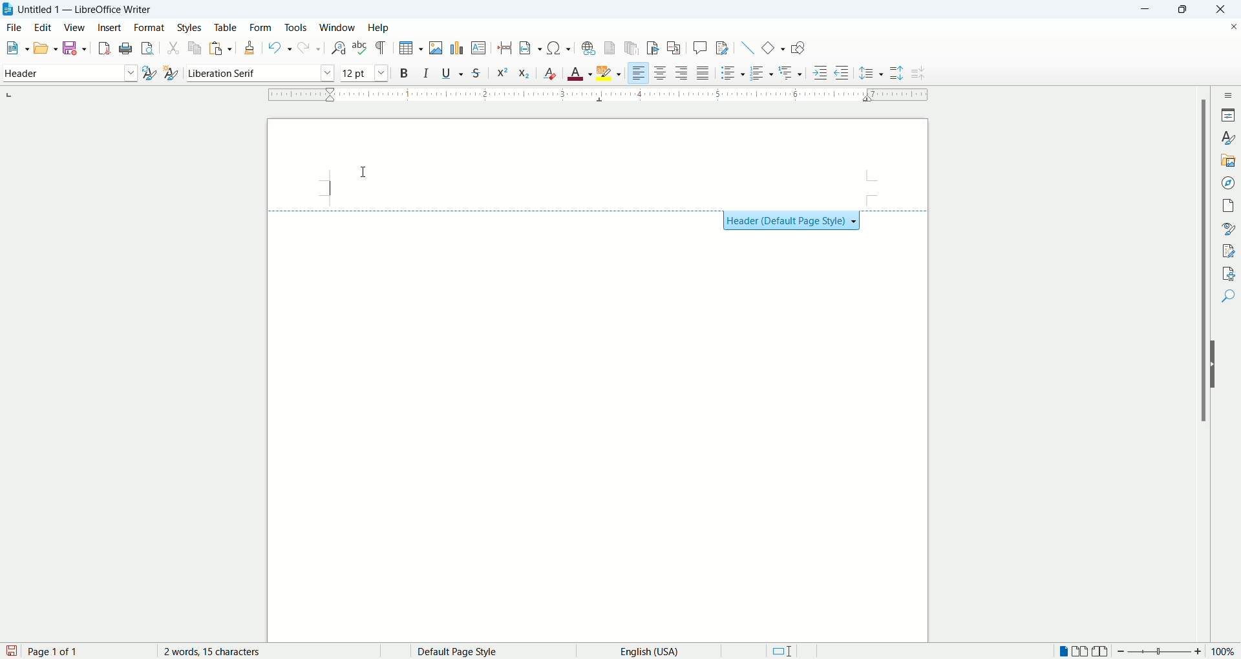 The width and height of the screenshot is (1241, 659). What do you see at coordinates (359, 48) in the screenshot?
I see `spell check` at bounding box center [359, 48].